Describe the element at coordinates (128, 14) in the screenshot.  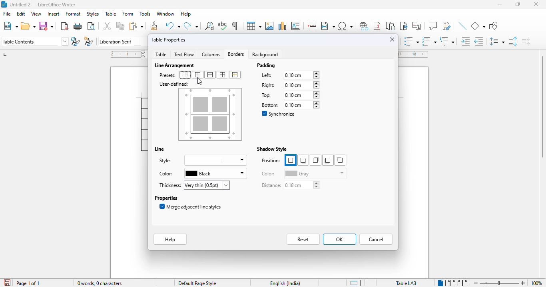
I see `form` at that location.